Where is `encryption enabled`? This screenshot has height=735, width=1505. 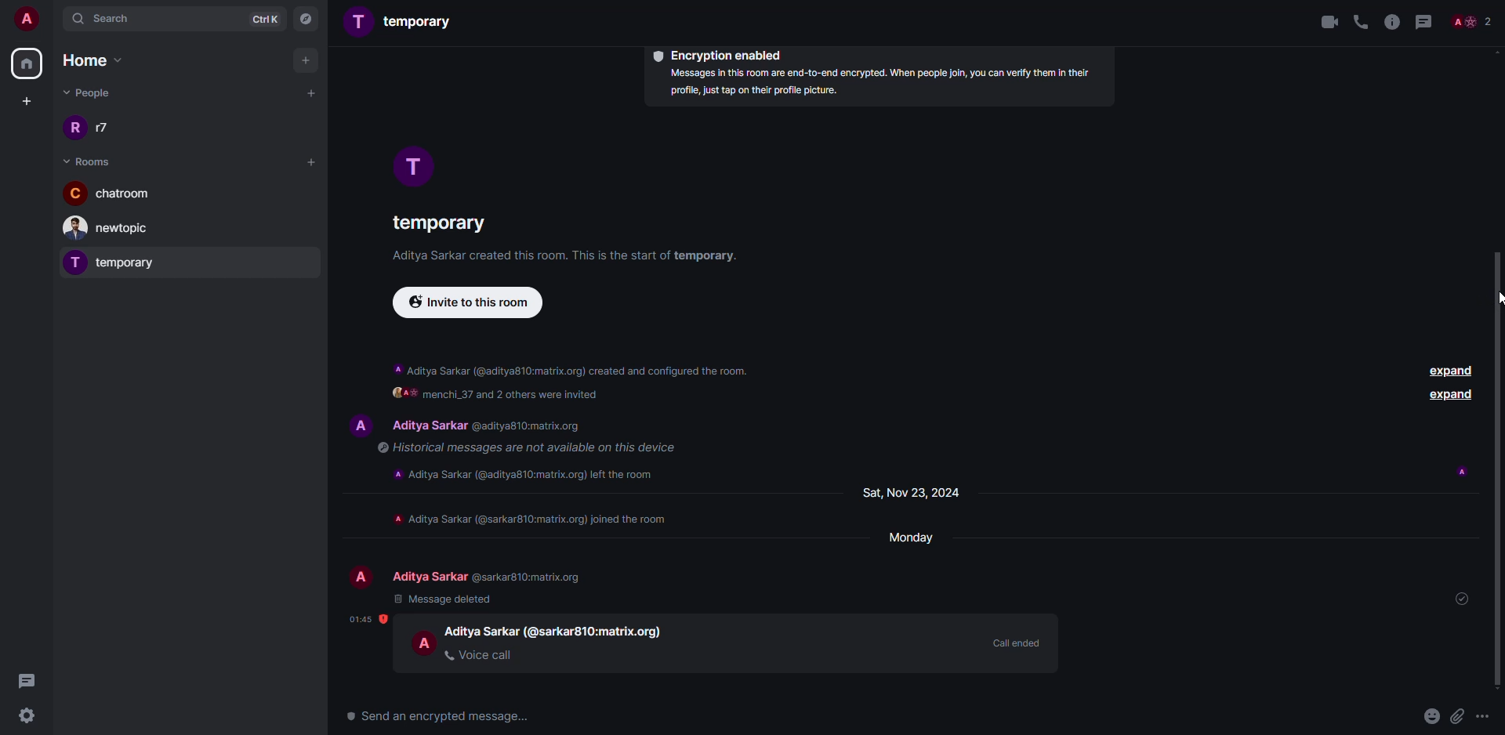
encryption enabled is located at coordinates (720, 54).